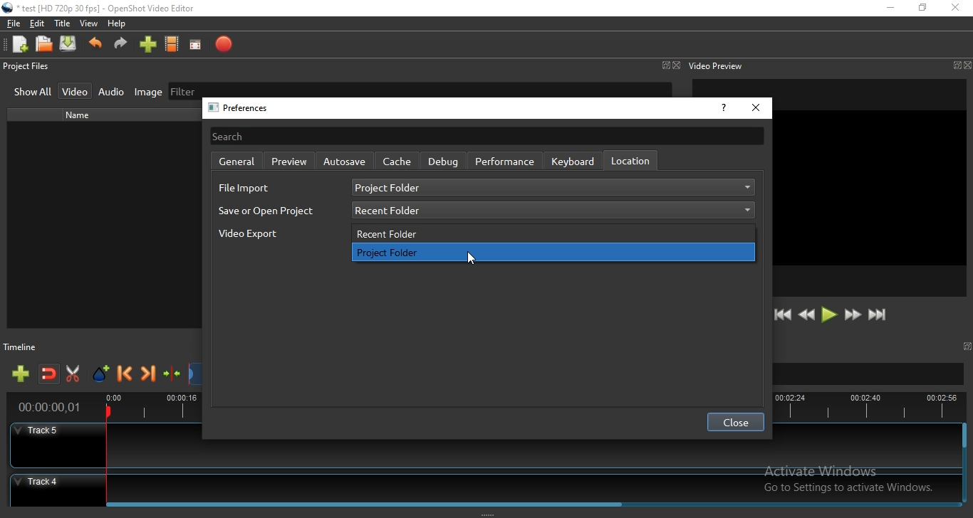 The width and height of the screenshot is (973, 518). I want to click on Autosave, so click(344, 161).